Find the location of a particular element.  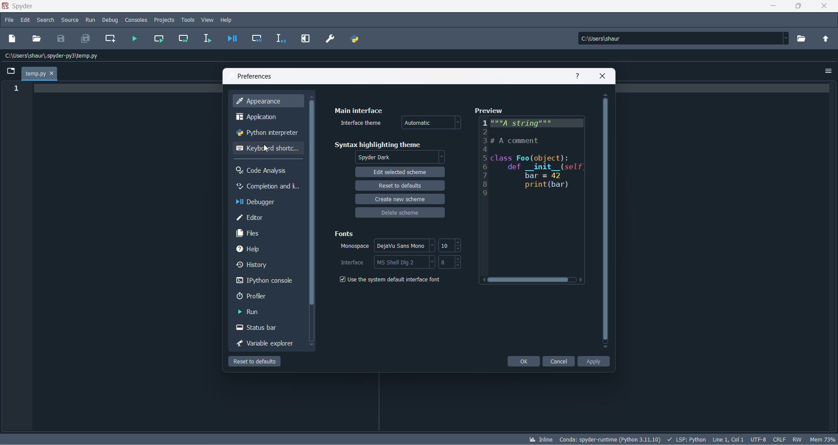

close is located at coordinates (823, 8).